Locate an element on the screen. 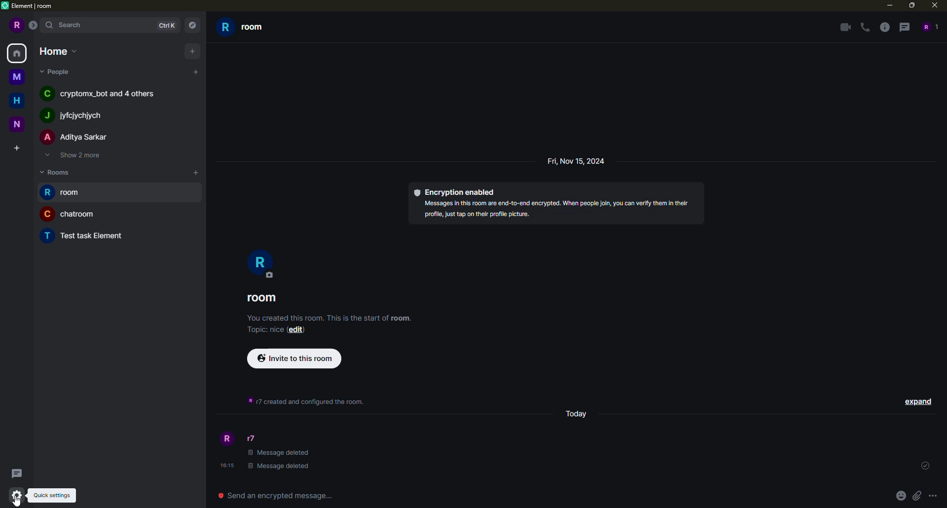 The height and width of the screenshot is (508, 947). people is located at coordinates (75, 115).